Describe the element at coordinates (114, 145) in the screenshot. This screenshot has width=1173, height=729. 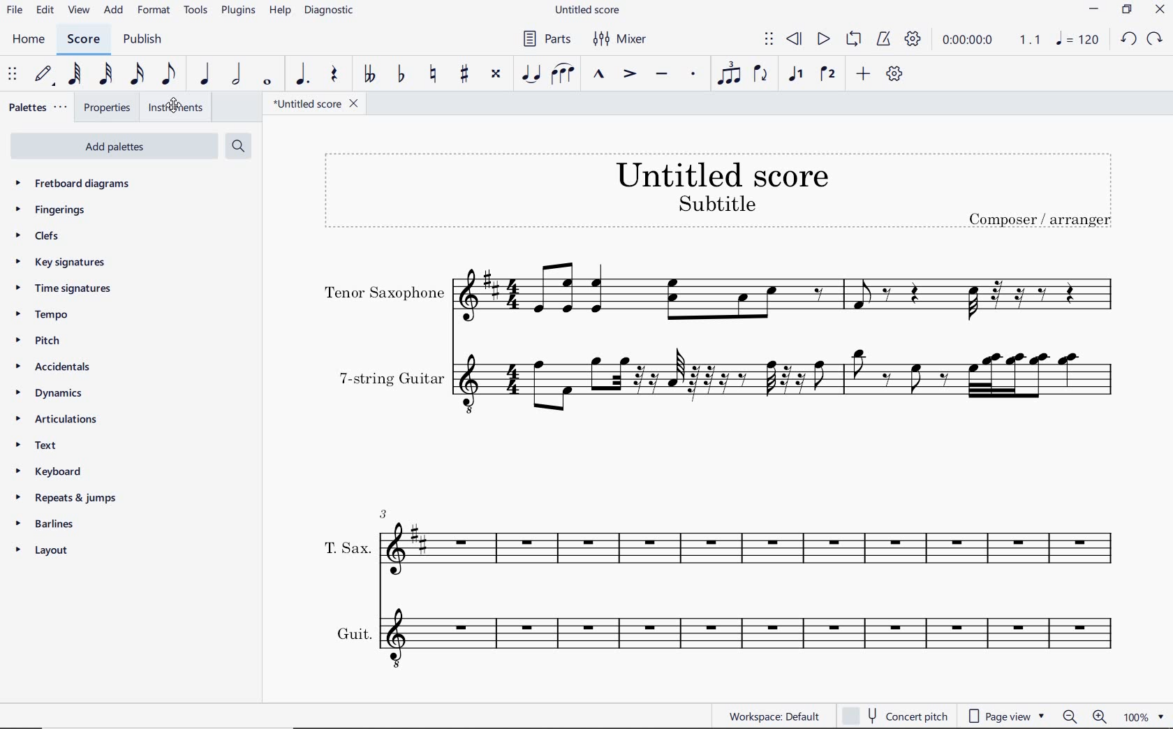
I see `ADD PALETTES` at that location.